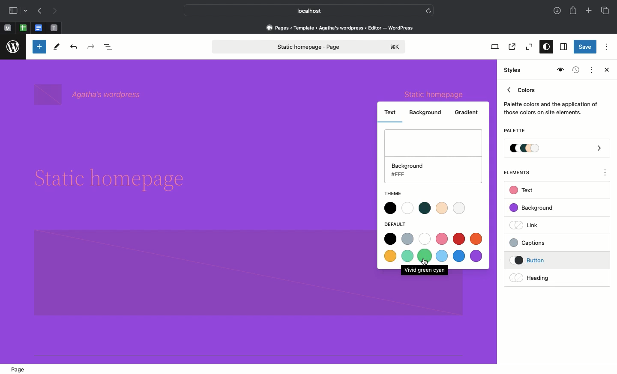 This screenshot has height=374, width=617. Describe the element at coordinates (92, 47) in the screenshot. I see `Redo` at that location.